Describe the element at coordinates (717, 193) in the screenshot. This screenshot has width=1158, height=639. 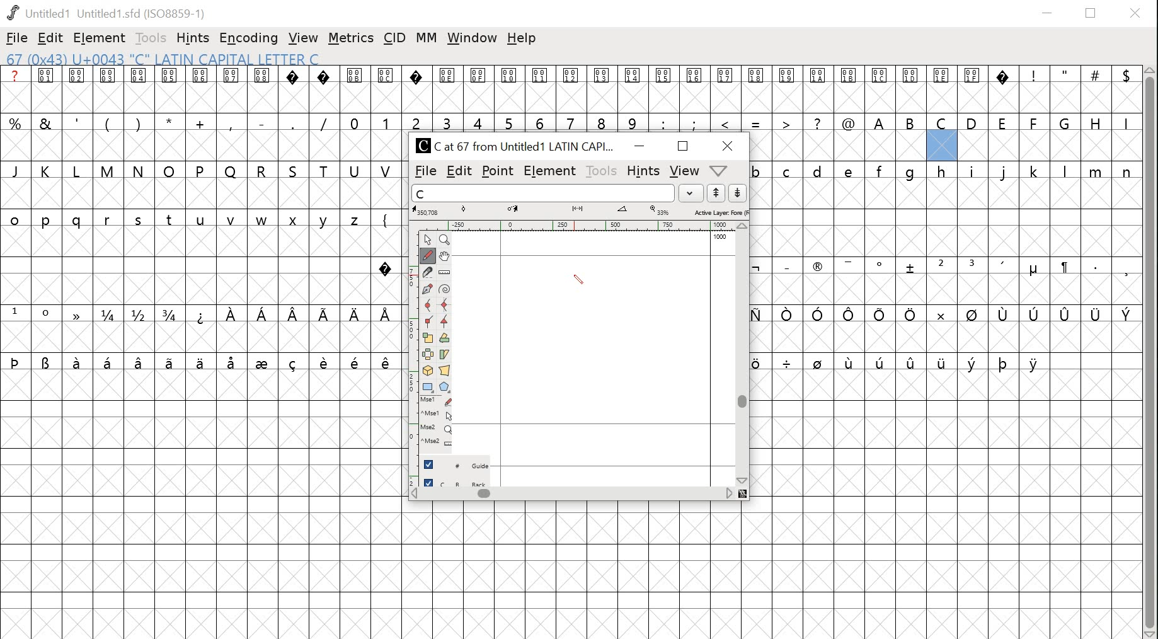
I see `up` at that location.